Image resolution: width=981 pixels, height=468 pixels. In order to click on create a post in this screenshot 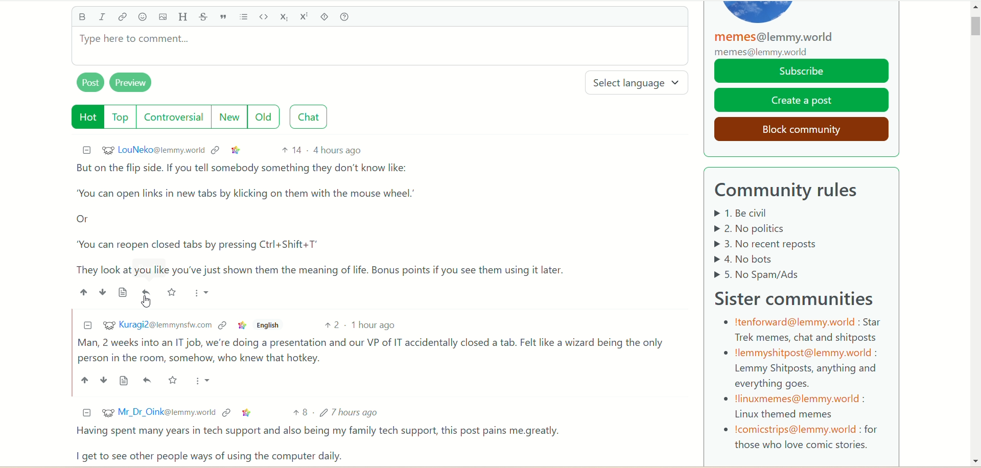, I will do `click(802, 100)`.